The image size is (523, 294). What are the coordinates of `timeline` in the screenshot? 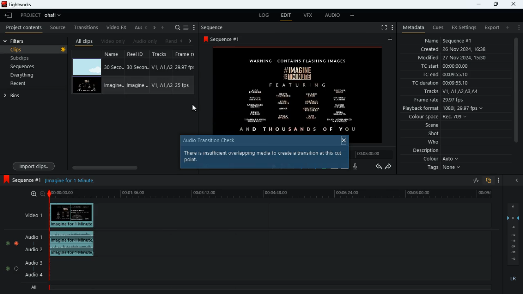 It's located at (269, 287).